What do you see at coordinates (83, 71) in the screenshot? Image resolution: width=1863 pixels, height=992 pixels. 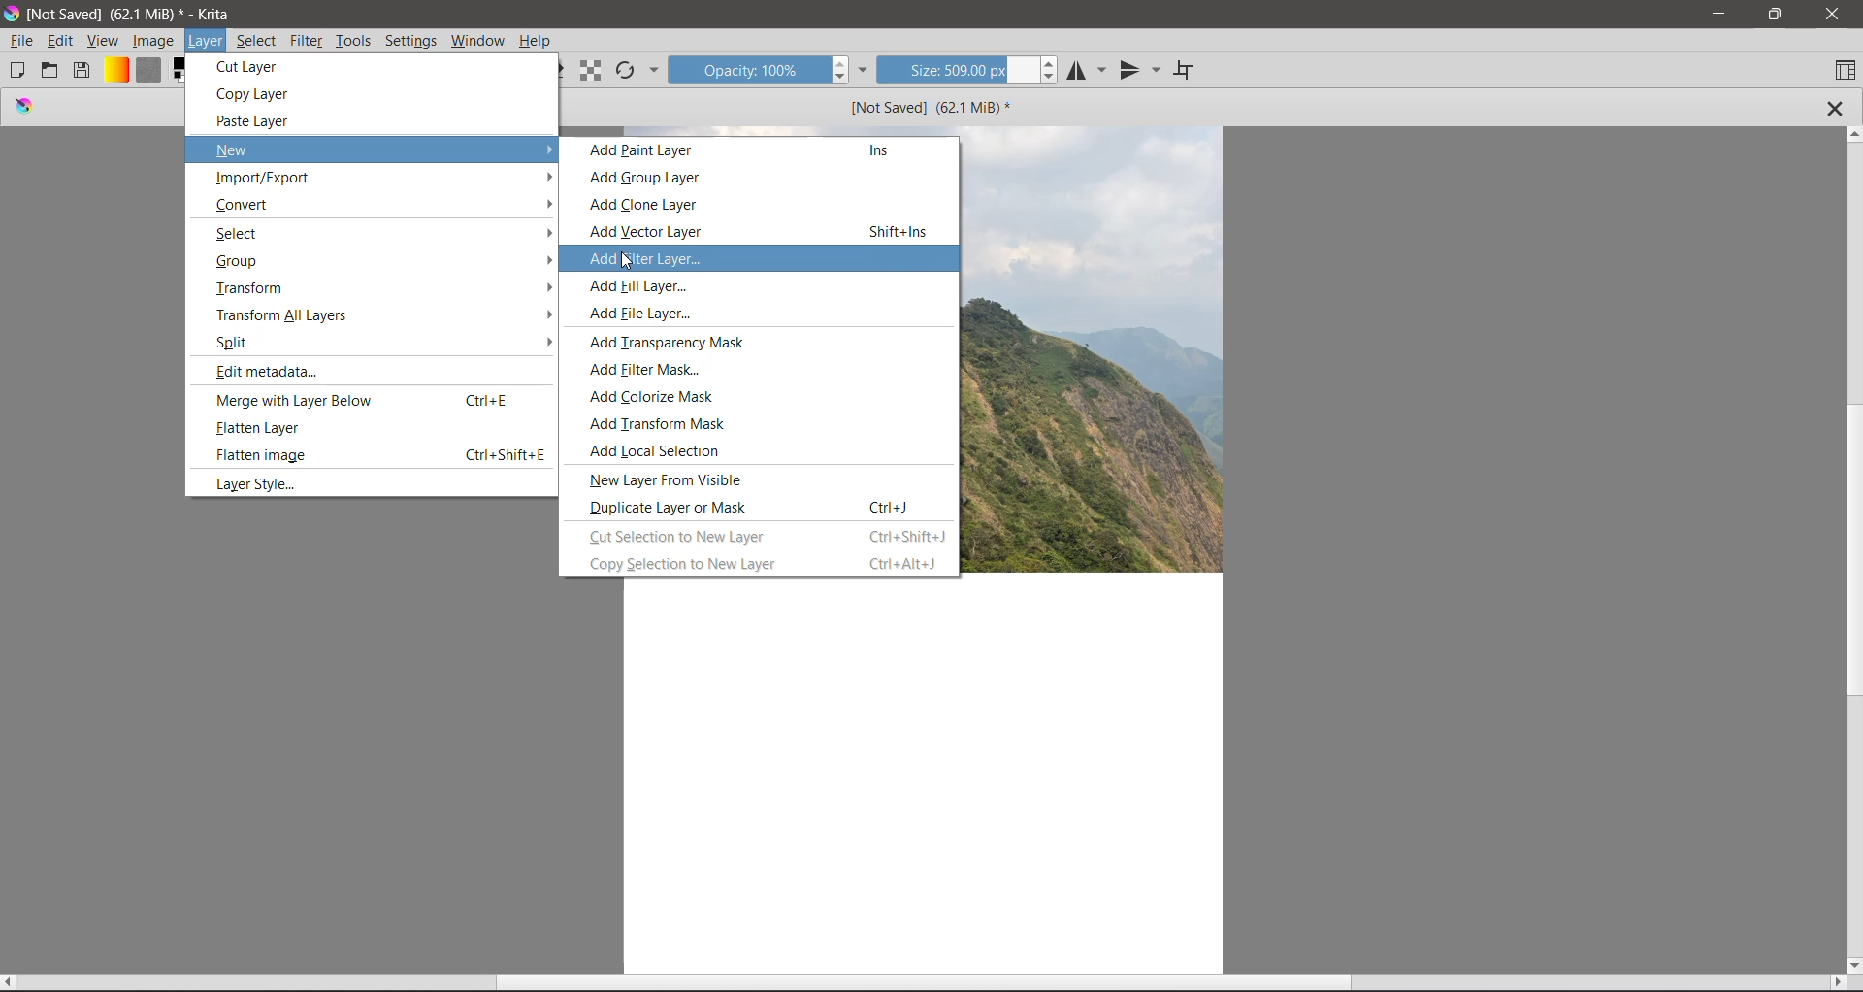 I see `Save` at bounding box center [83, 71].